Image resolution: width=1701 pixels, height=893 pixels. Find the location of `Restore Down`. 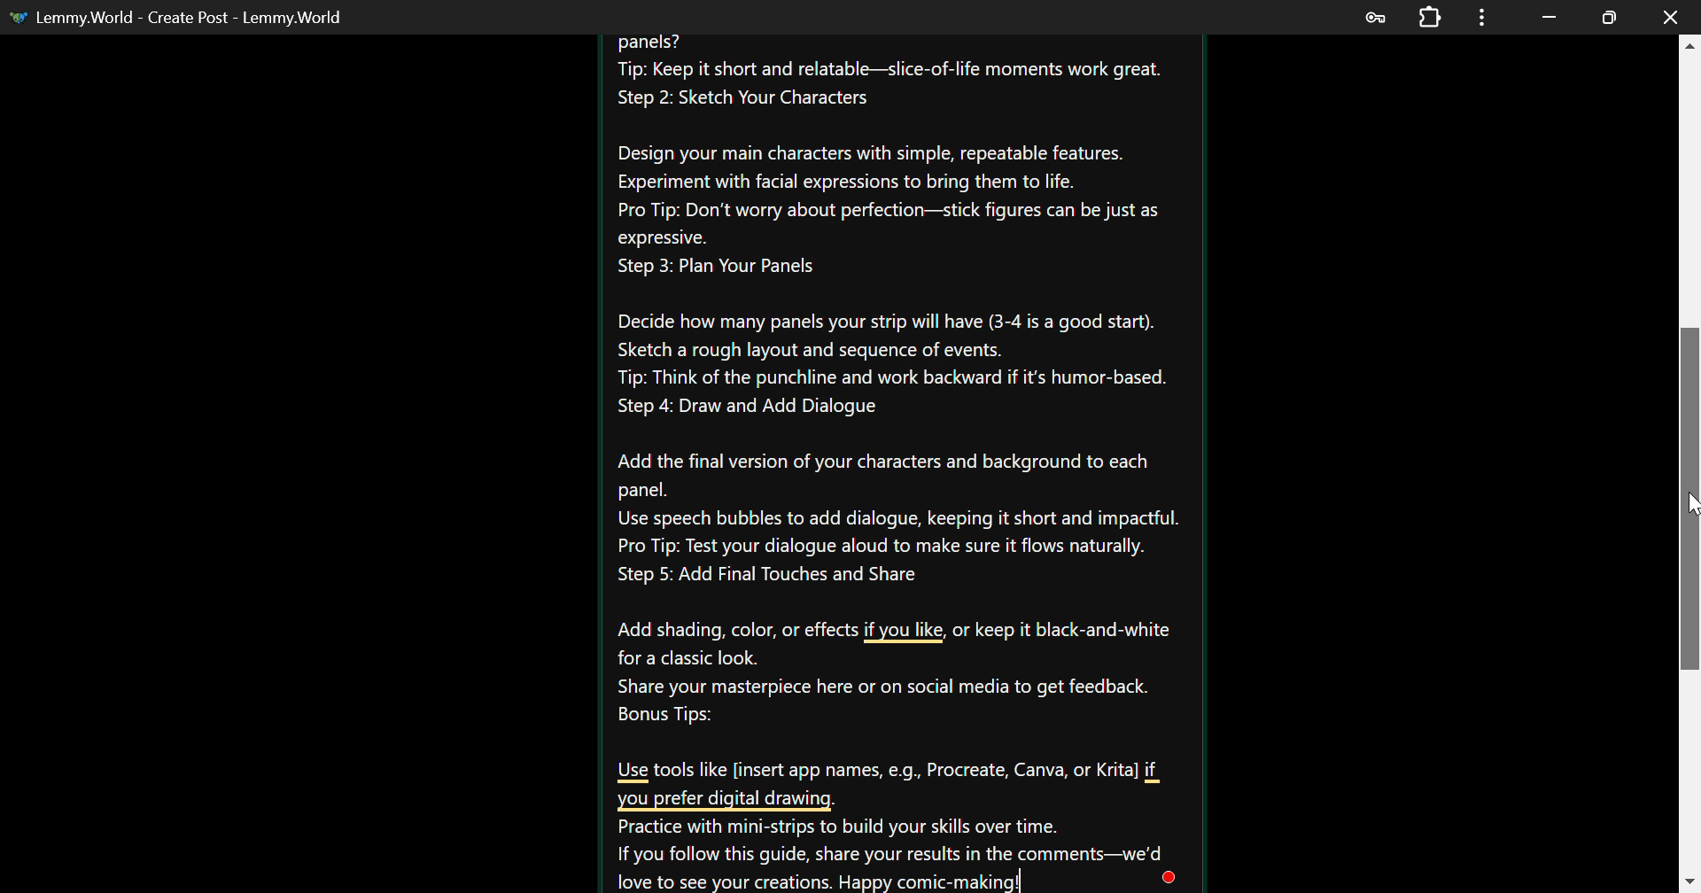

Restore Down is located at coordinates (1550, 15).